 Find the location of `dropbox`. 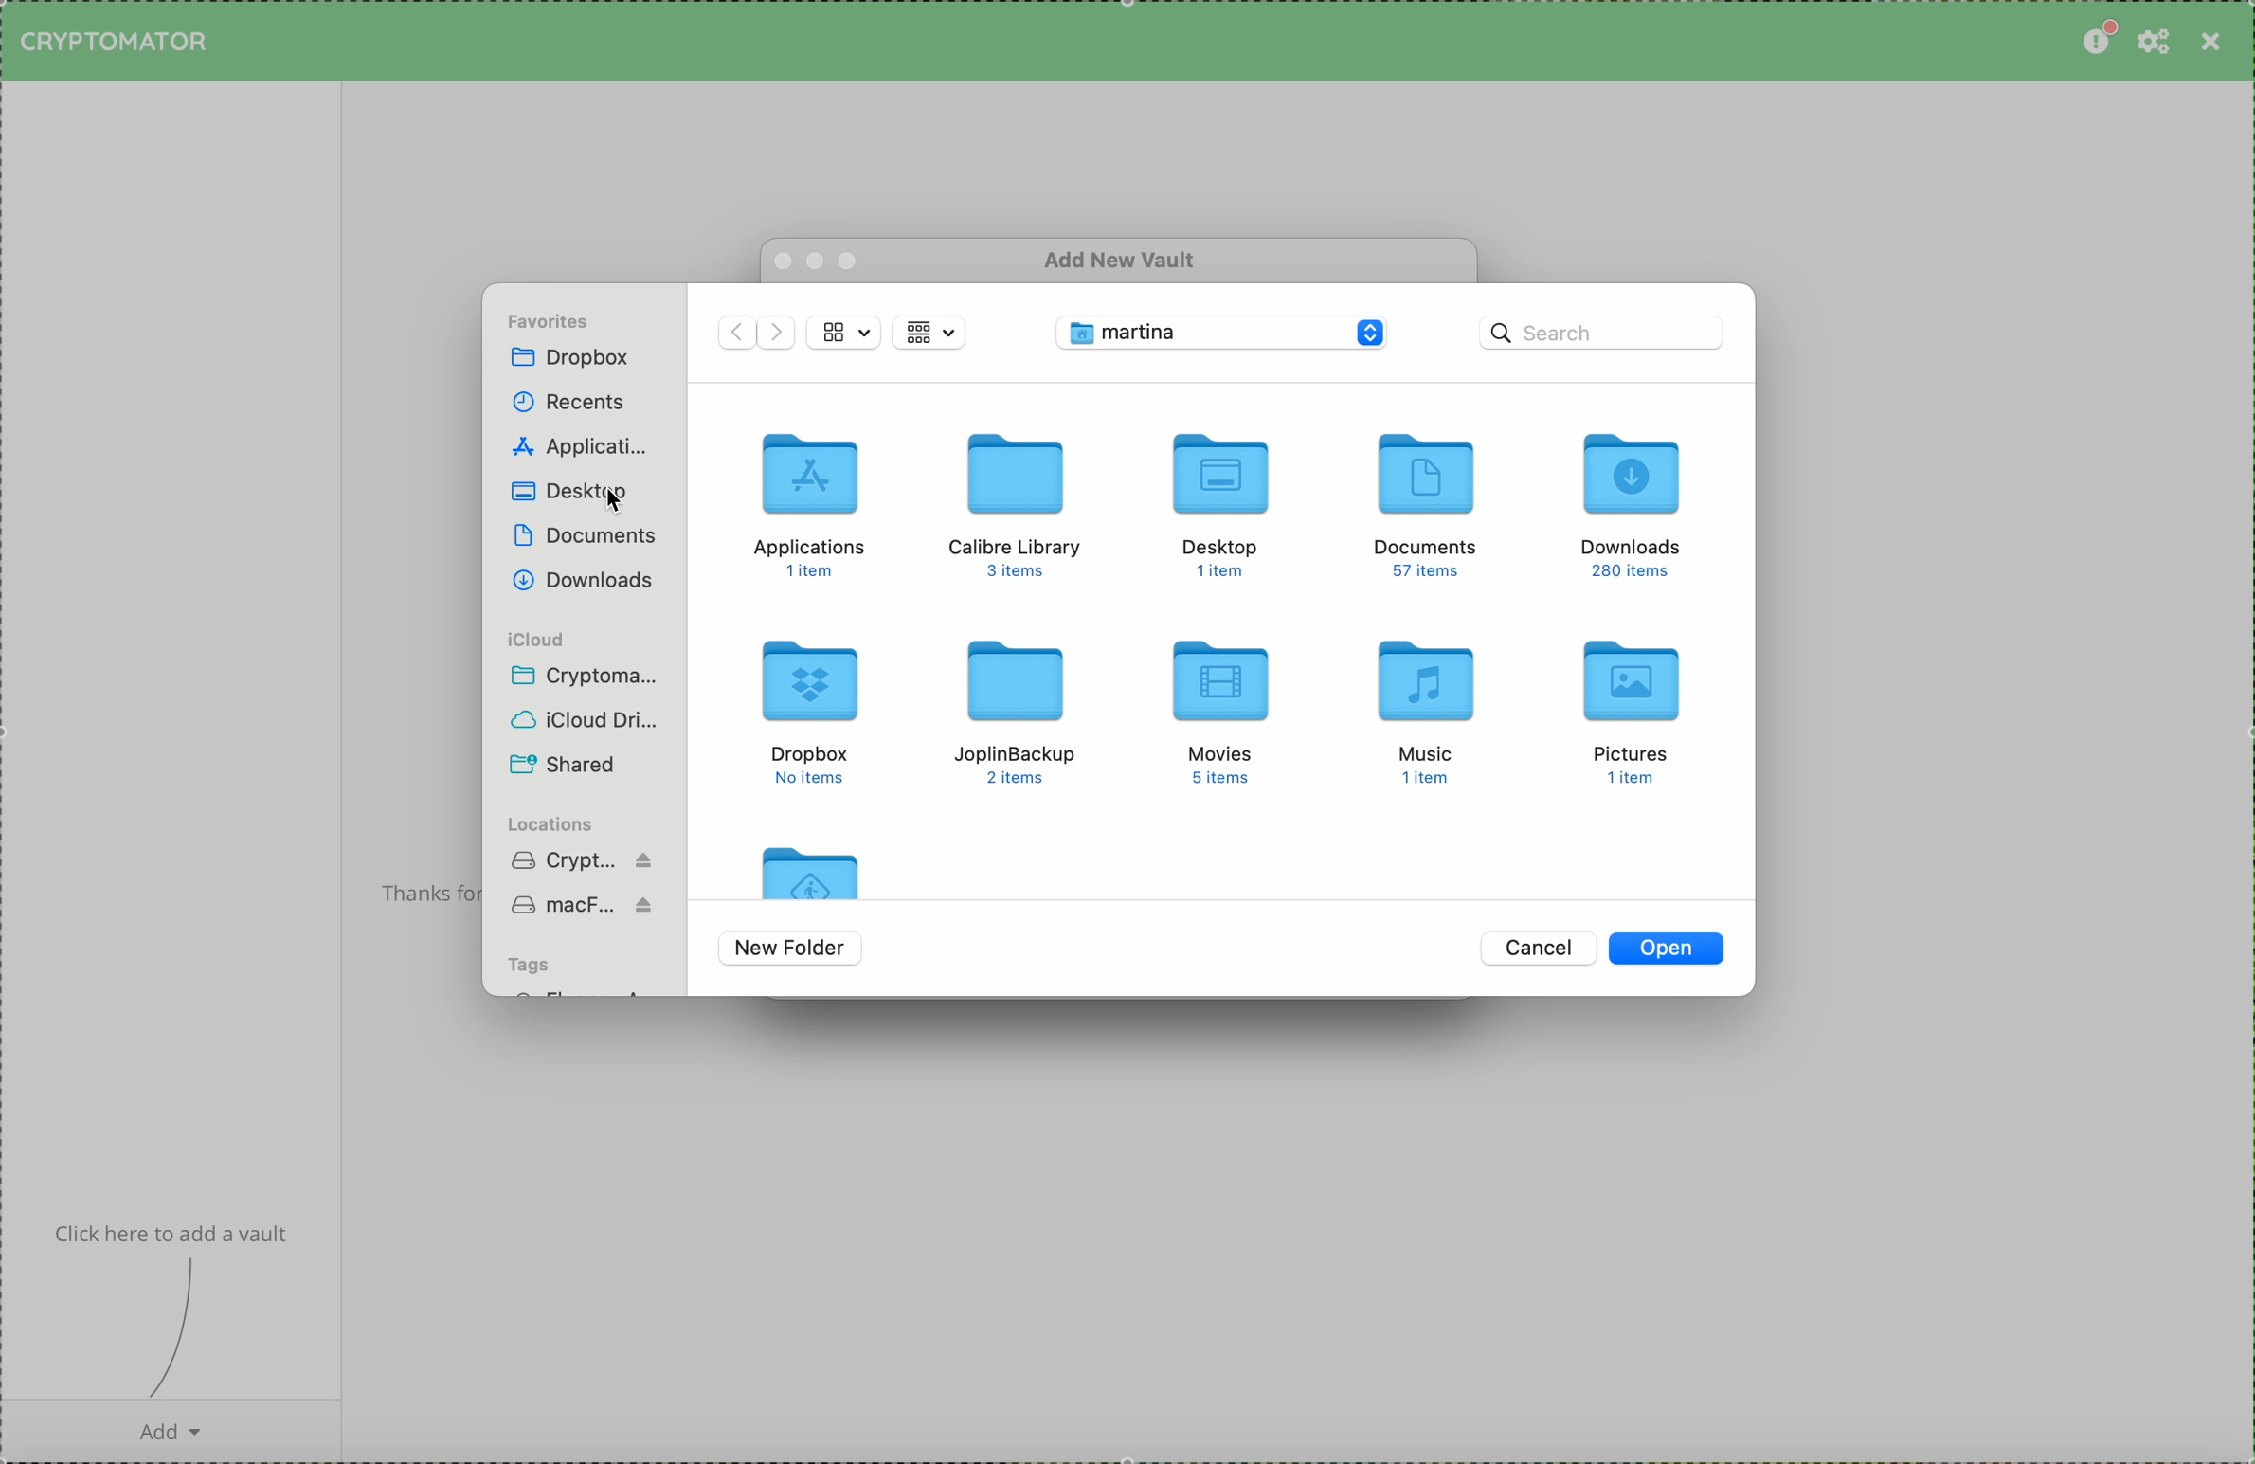

dropbox is located at coordinates (568, 360).